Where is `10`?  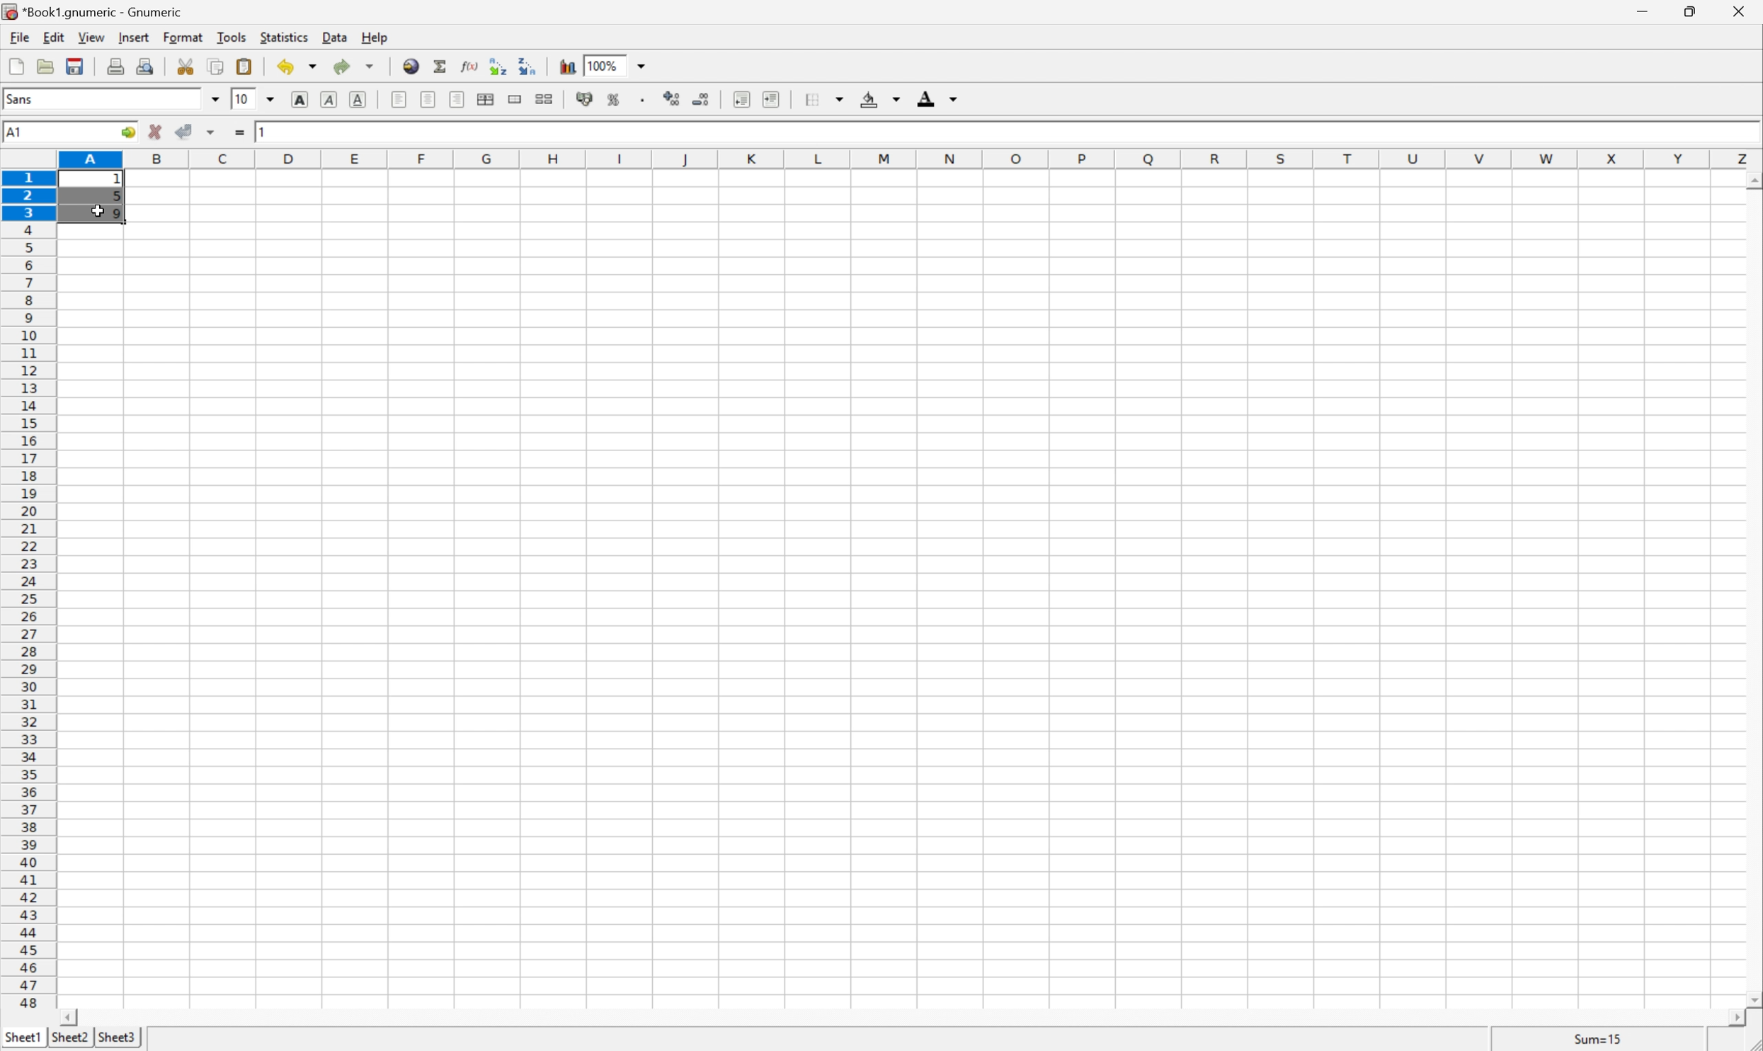 10 is located at coordinates (241, 98).